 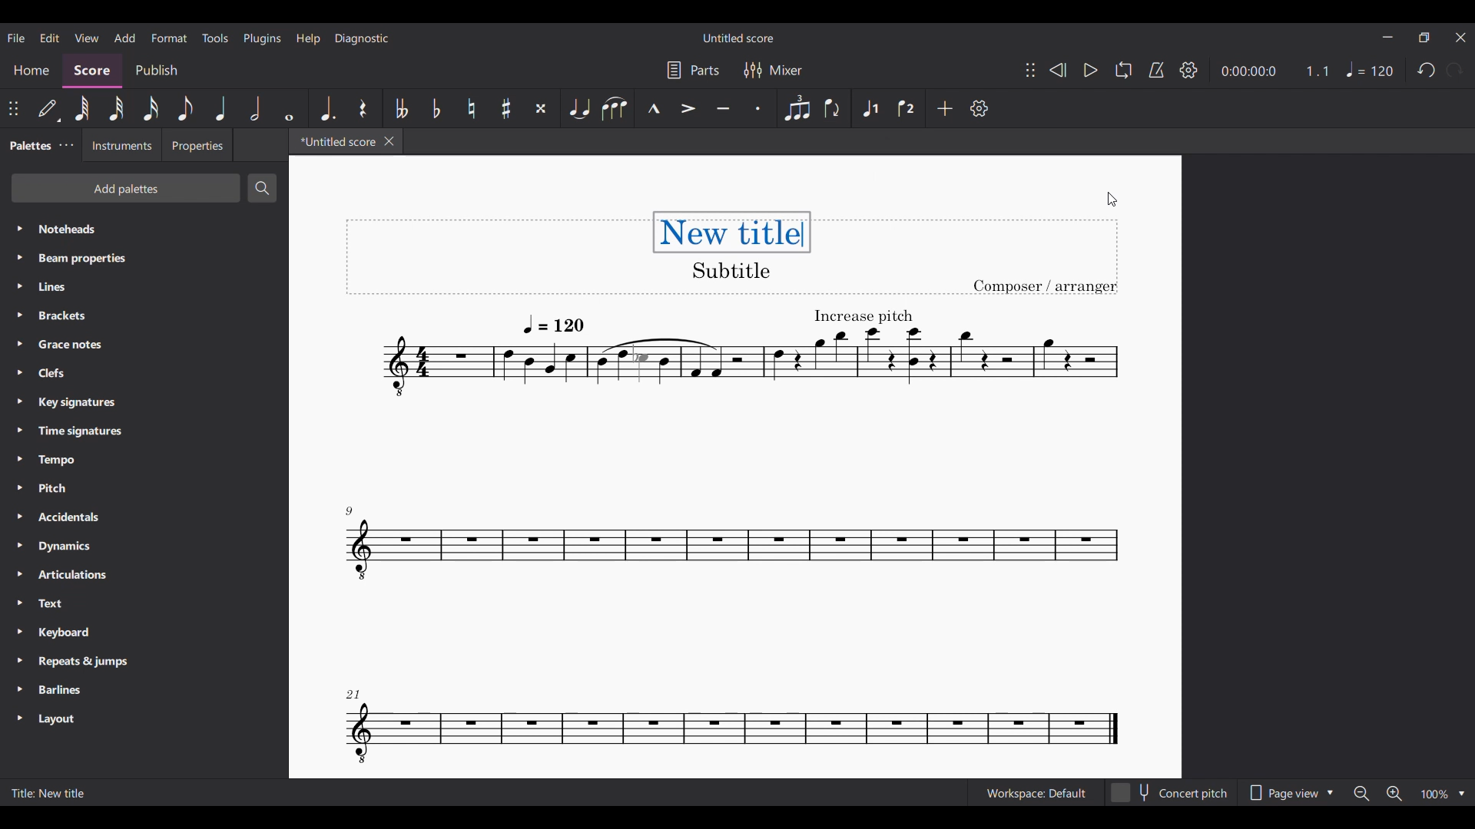 I want to click on Toggle flat, so click(x=436, y=108).